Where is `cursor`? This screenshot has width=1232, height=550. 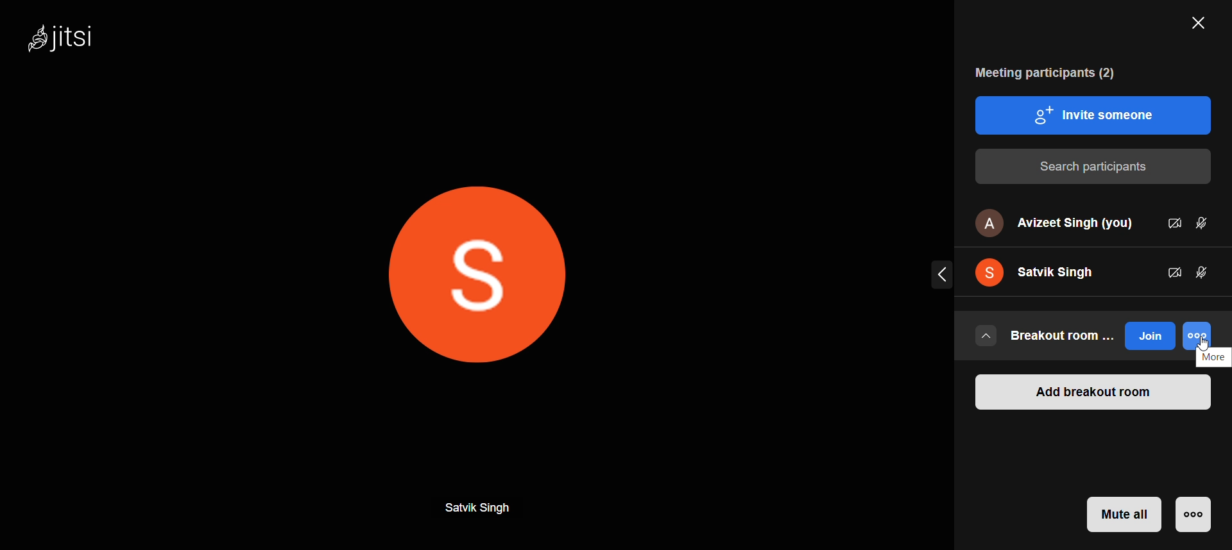
cursor is located at coordinates (1201, 340).